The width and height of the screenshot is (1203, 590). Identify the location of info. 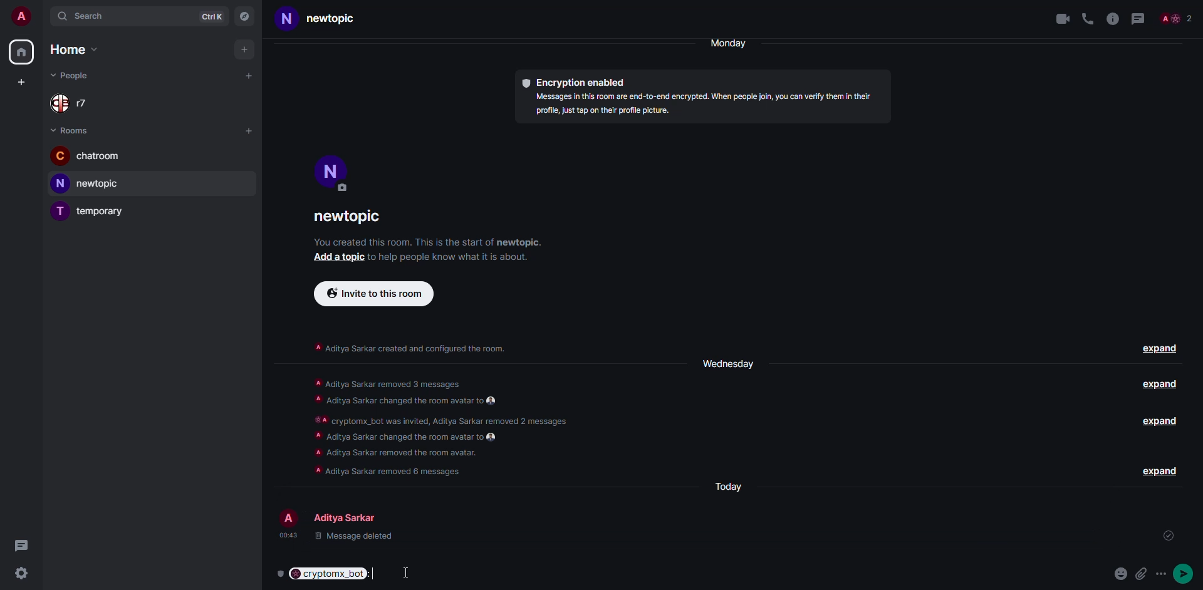
(442, 428).